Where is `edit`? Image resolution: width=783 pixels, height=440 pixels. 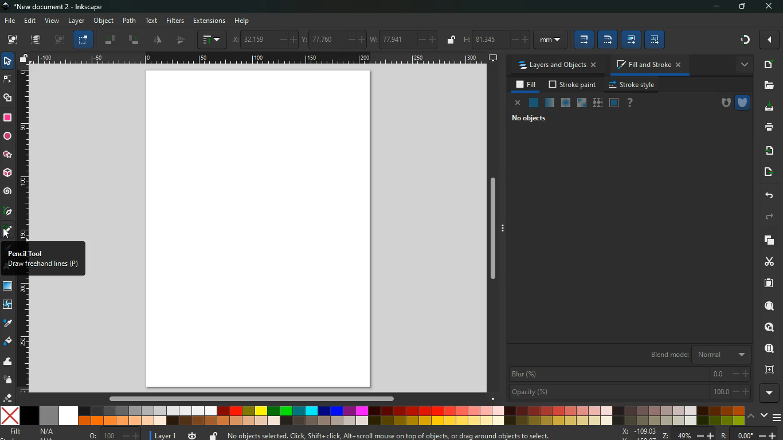 edit is located at coordinates (31, 20).